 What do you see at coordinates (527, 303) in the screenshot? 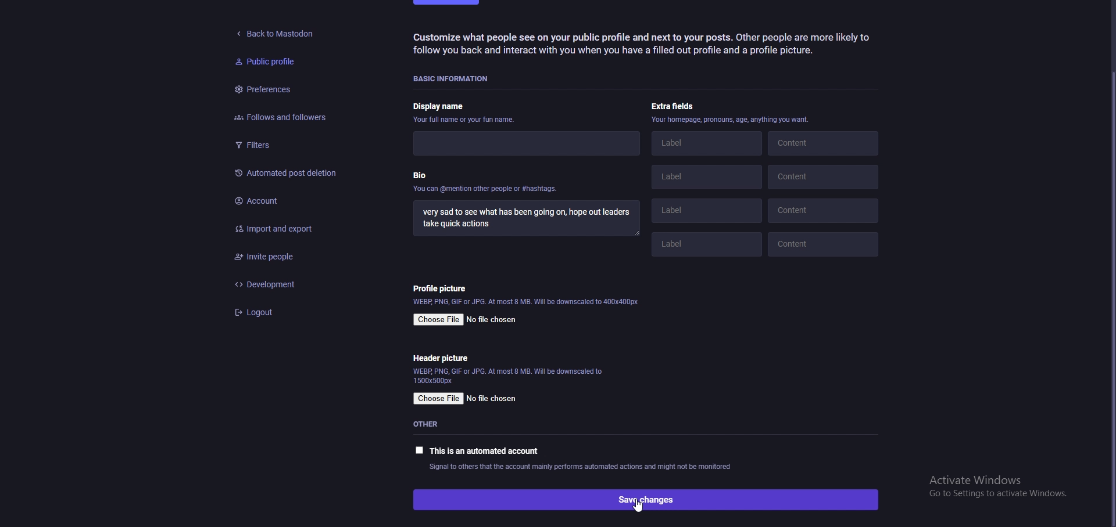
I see `info` at bounding box center [527, 303].